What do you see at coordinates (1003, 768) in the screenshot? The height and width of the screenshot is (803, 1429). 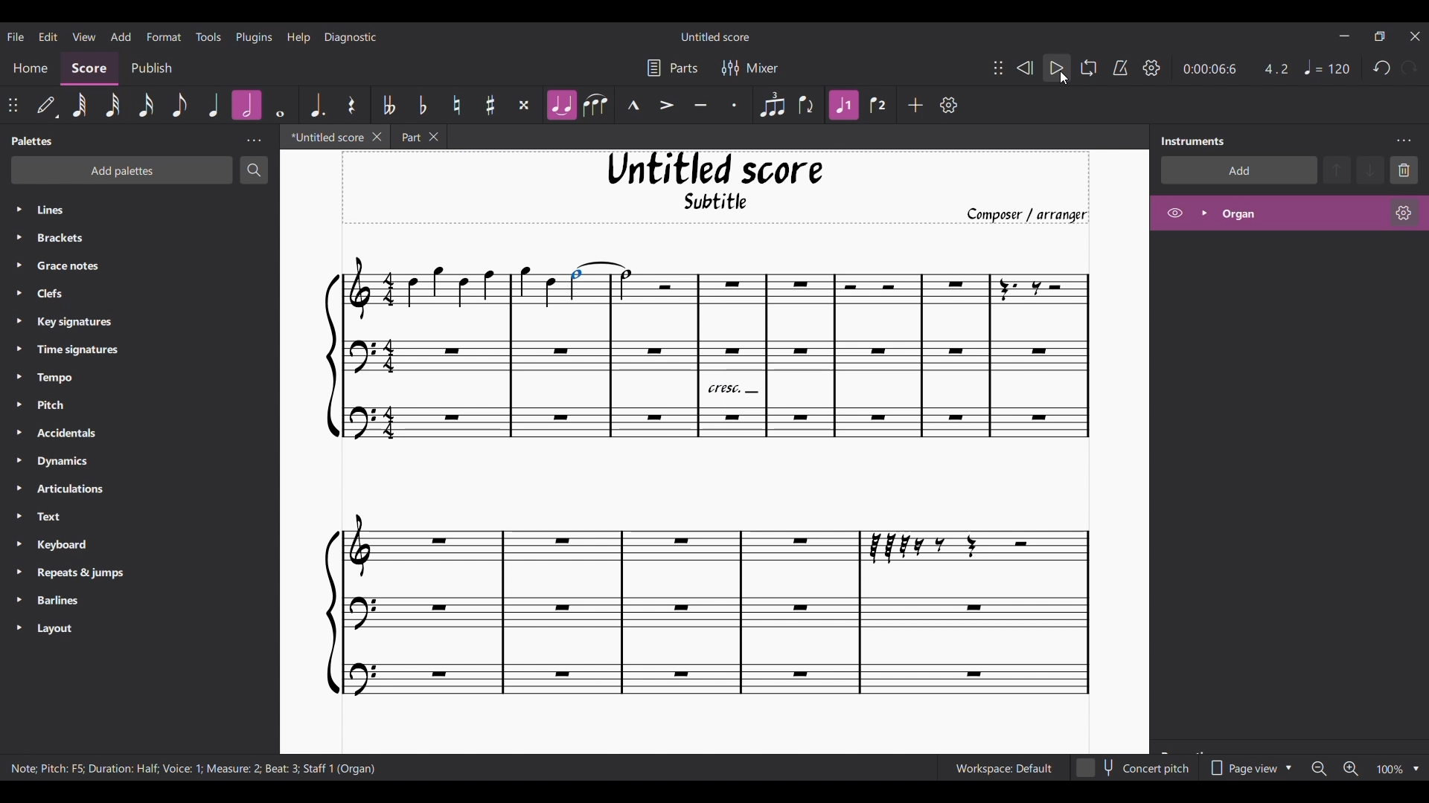 I see `Workspace setting` at bounding box center [1003, 768].